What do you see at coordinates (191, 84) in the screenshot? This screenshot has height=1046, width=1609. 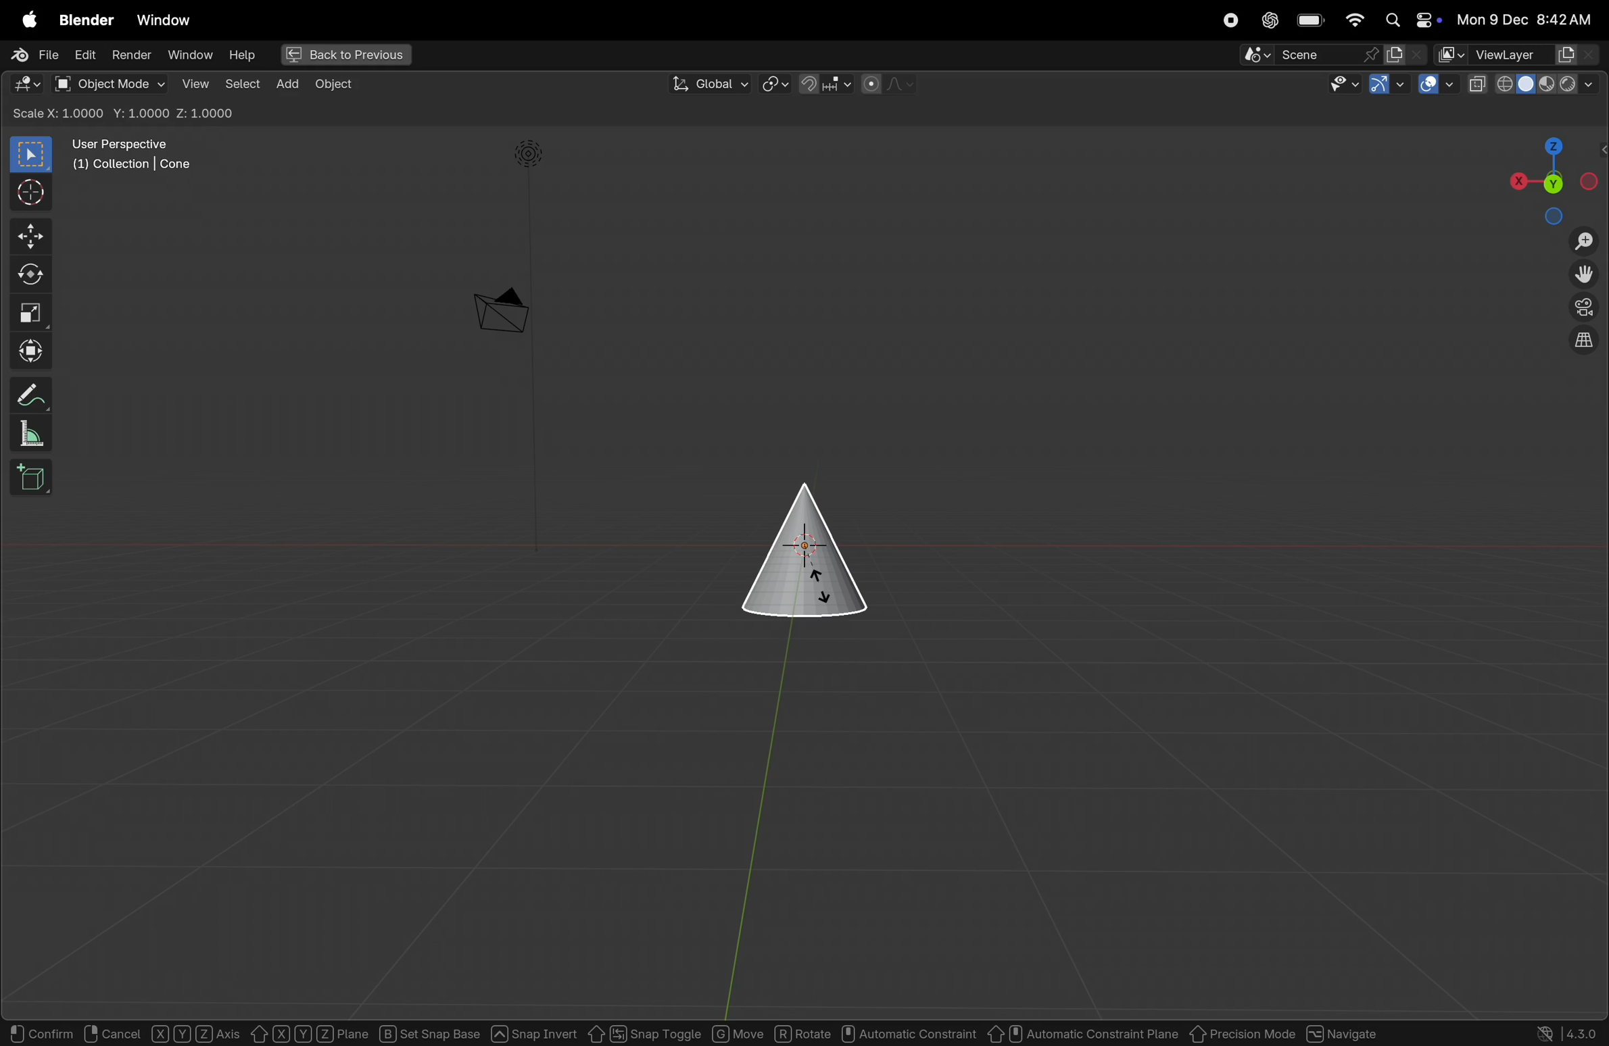 I see `view` at bounding box center [191, 84].